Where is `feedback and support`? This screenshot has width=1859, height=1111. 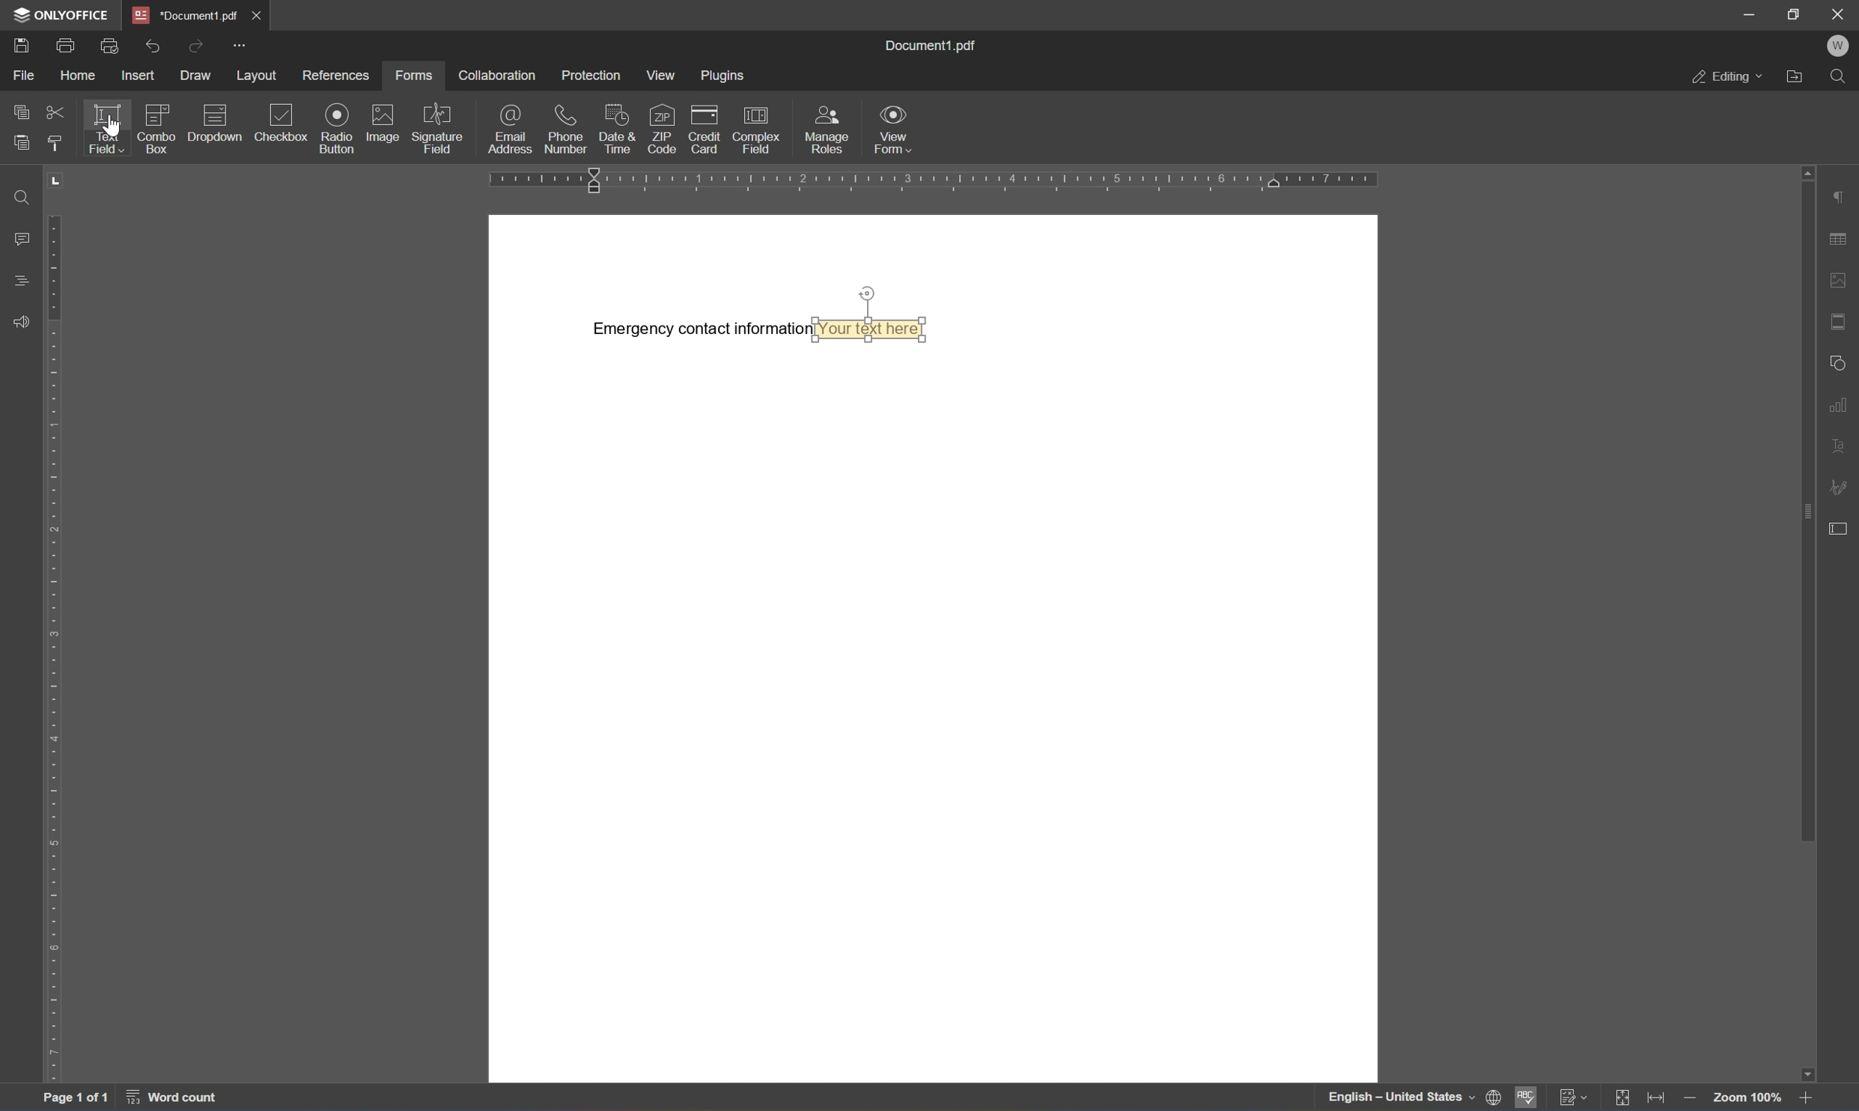 feedback and support is located at coordinates (19, 323).